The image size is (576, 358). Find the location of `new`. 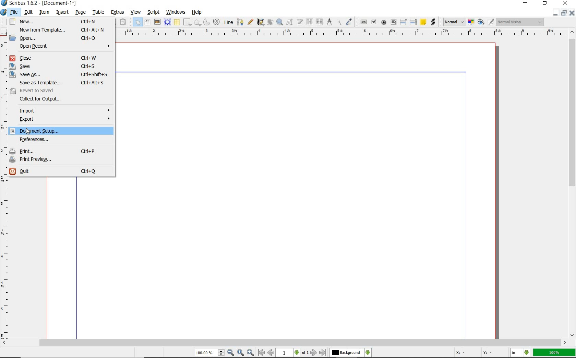

new is located at coordinates (59, 22).